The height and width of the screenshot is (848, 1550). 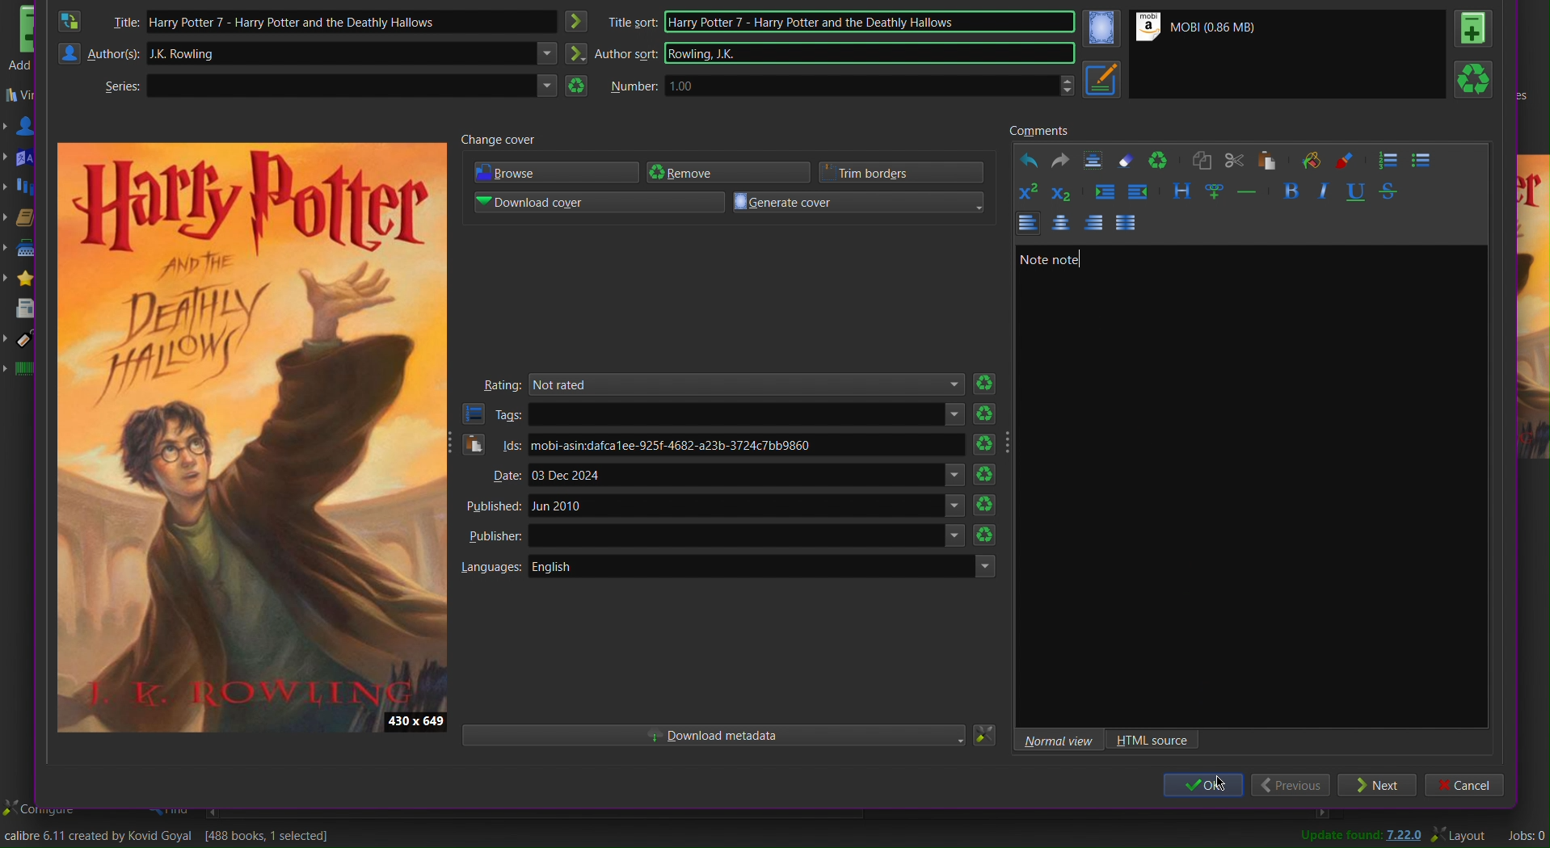 What do you see at coordinates (1030, 191) in the screenshot?
I see `Superscript` at bounding box center [1030, 191].